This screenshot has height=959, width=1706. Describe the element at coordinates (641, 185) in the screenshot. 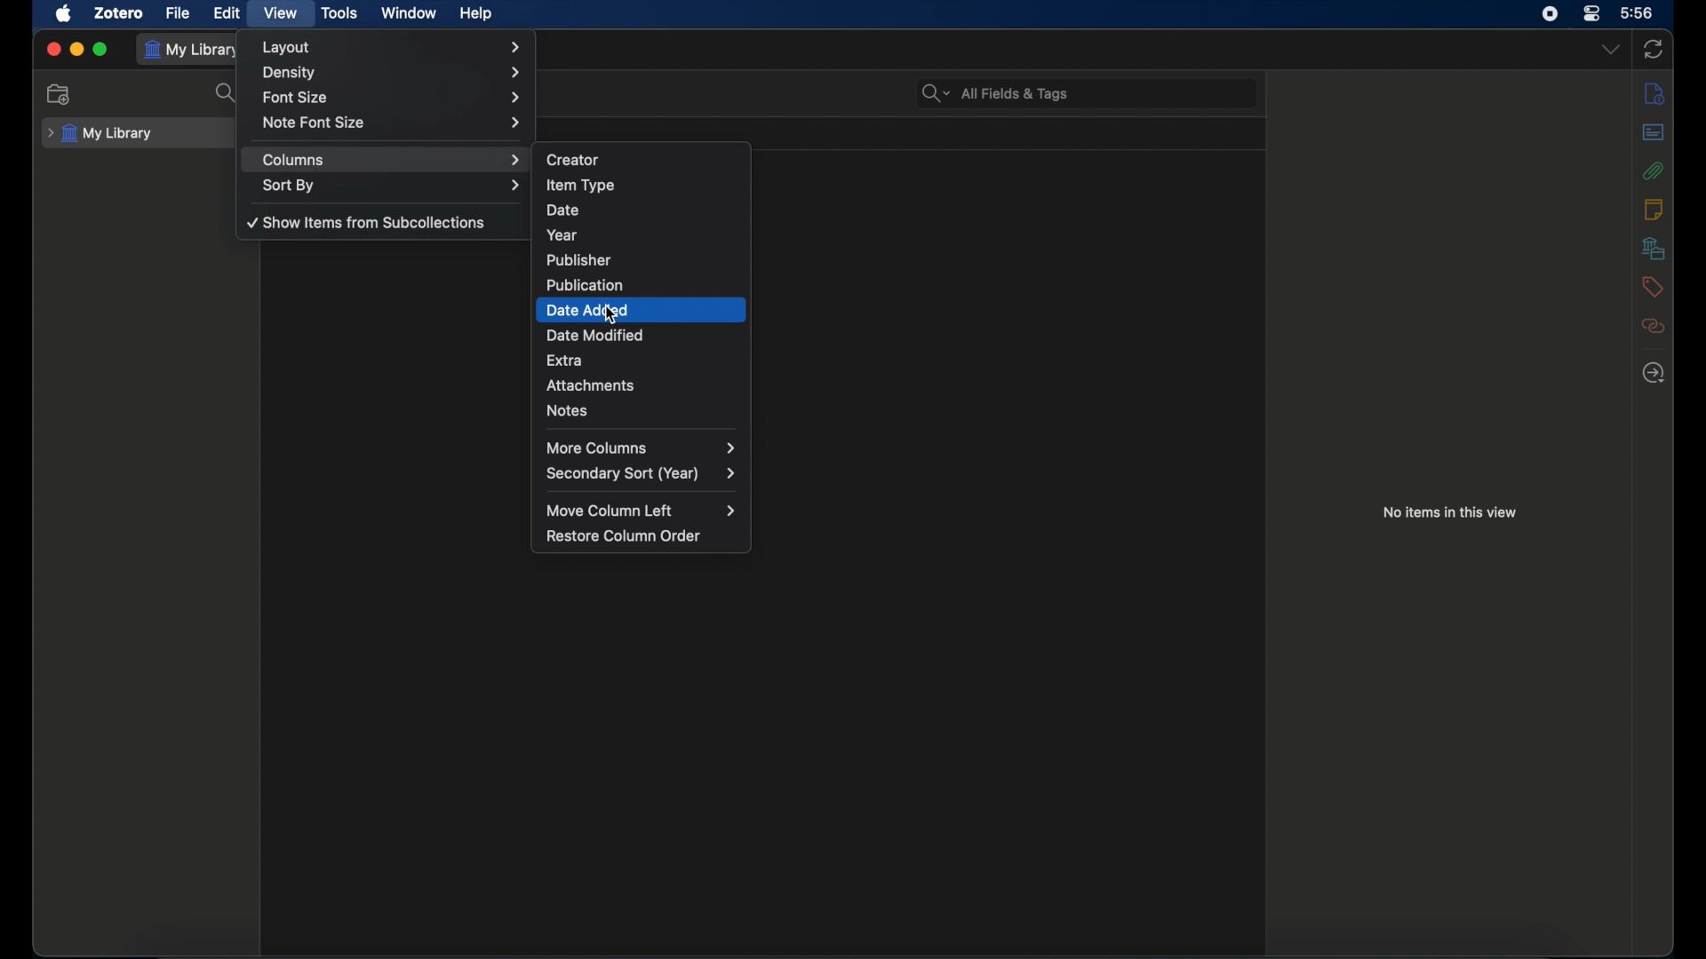

I see `item type` at that location.